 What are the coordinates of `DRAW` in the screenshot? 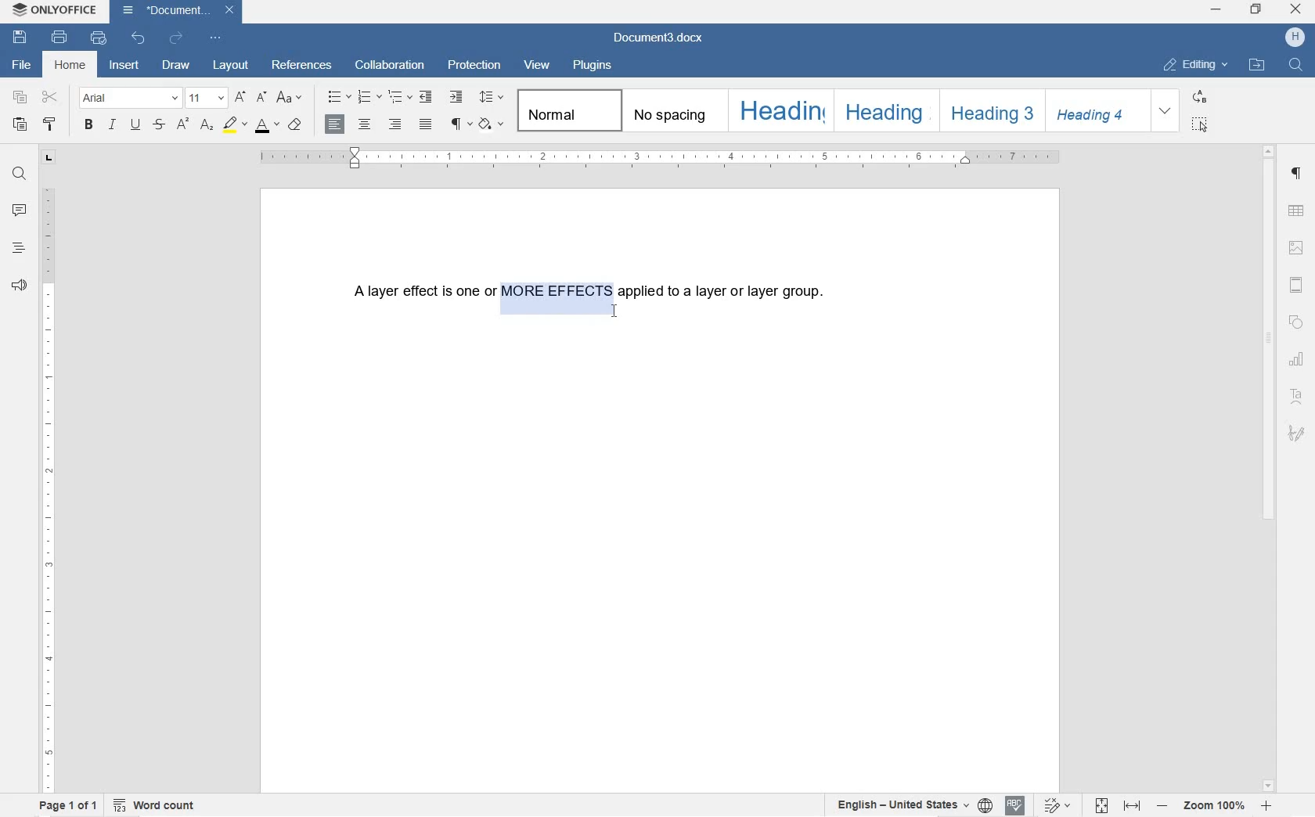 It's located at (176, 64).